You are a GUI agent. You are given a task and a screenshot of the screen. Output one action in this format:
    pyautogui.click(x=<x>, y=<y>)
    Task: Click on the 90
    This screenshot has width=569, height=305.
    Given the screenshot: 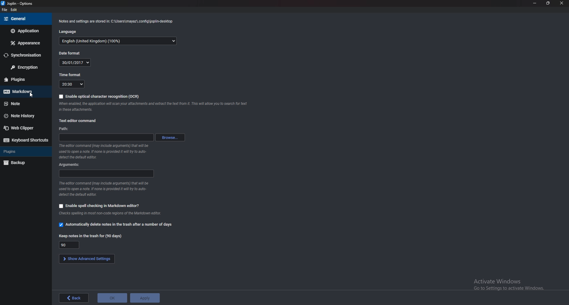 What is the action you would take?
    pyautogui.click(x=69, y=245)
    